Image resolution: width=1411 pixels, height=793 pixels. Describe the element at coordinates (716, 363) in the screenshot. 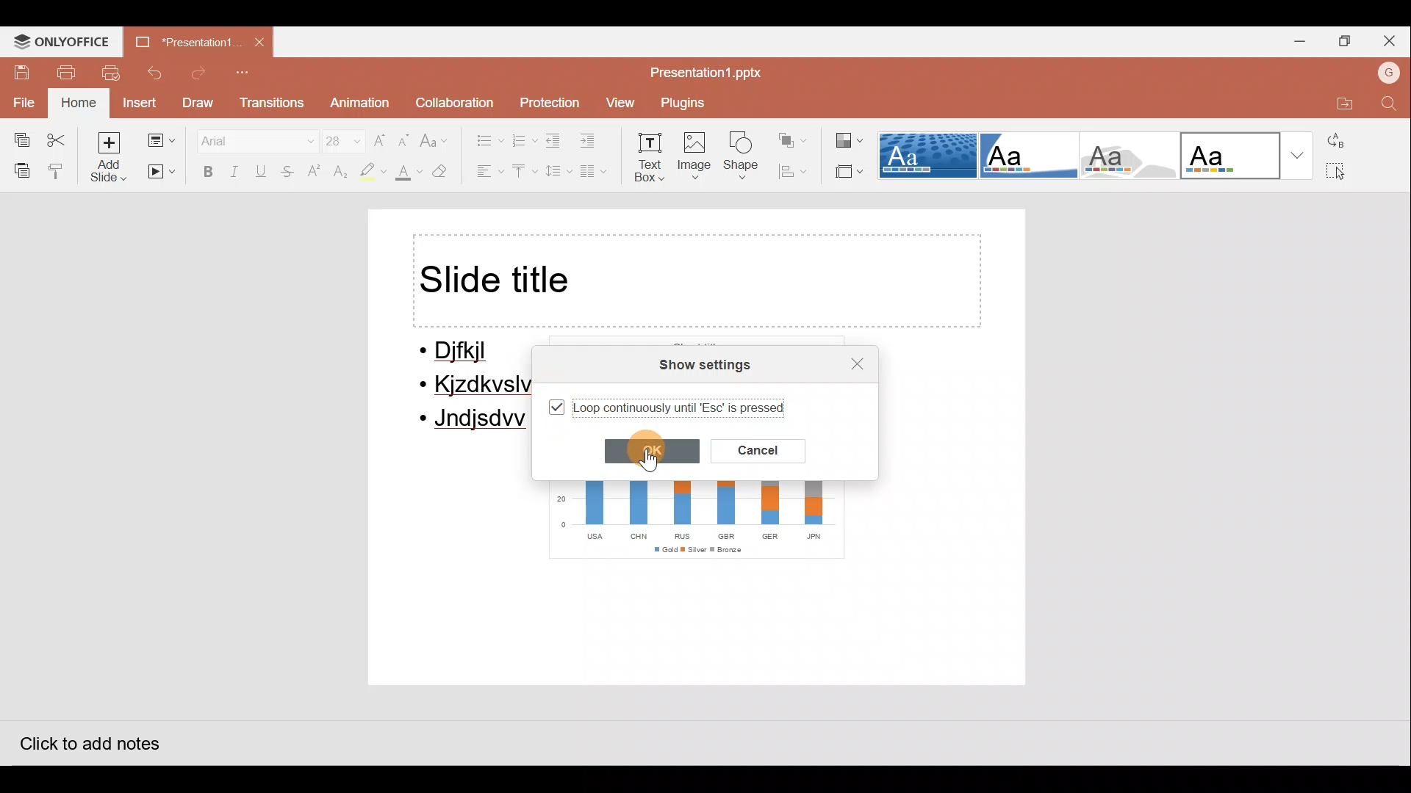

I see `Show settings` at that location.